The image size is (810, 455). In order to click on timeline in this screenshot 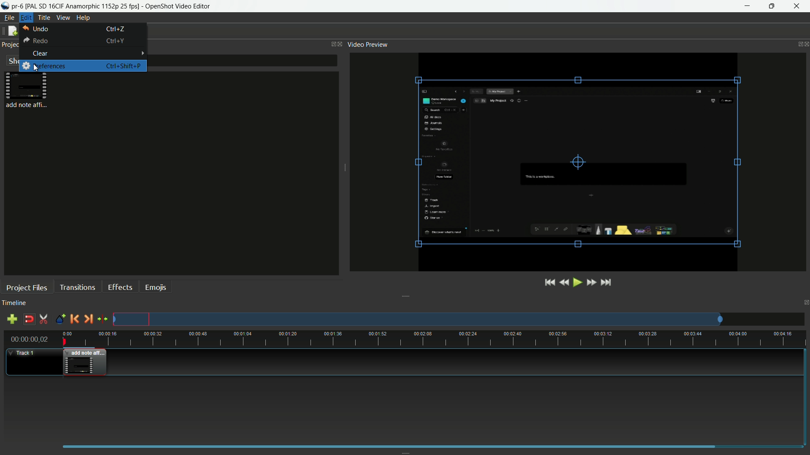, I will do `click(14, 302)`.